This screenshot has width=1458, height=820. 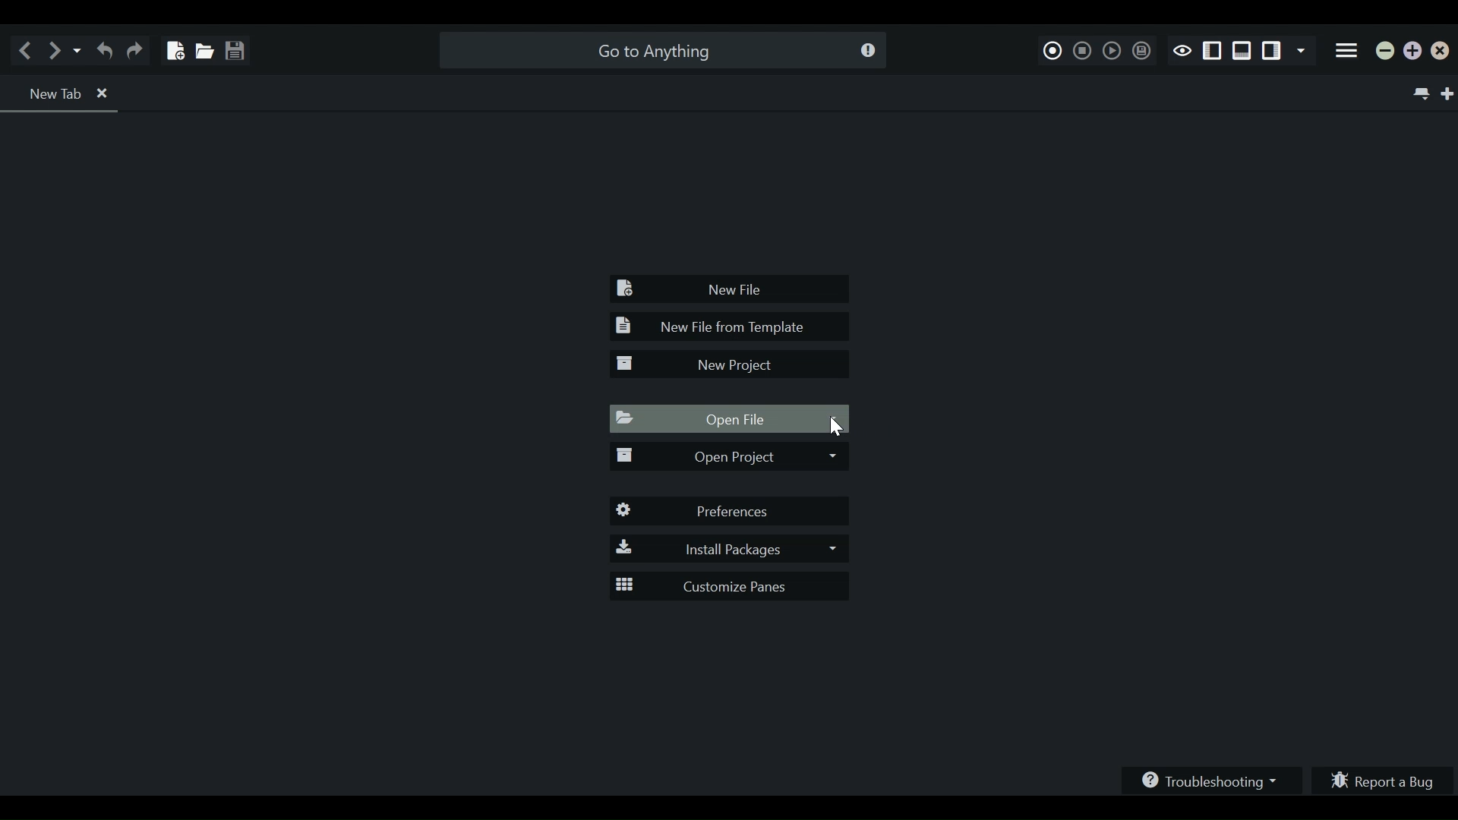 I want to click on New File from Template, so click(x=727, y=327).